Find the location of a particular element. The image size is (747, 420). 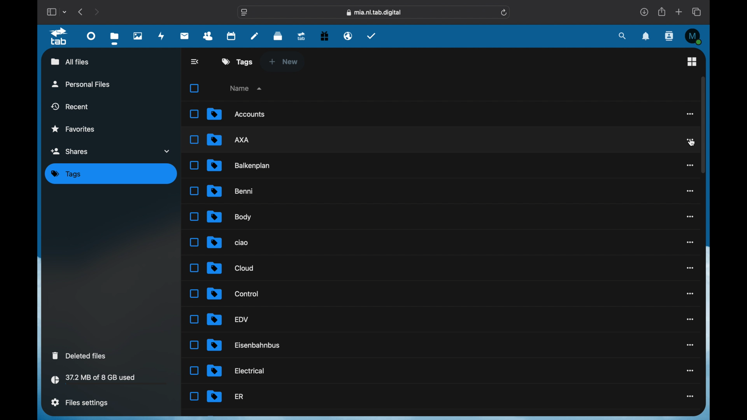

Unselected Checkbox is located at coordinates (193, 345).